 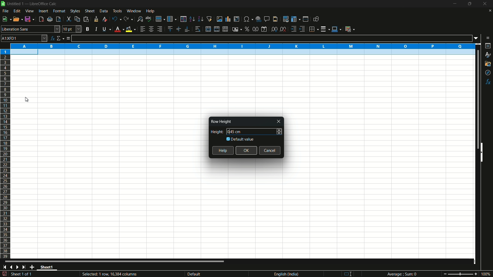 What do you see at coordinates (488, 38) in the screenshot?
I see `sidebar settings` at bounding box center [488, 38].